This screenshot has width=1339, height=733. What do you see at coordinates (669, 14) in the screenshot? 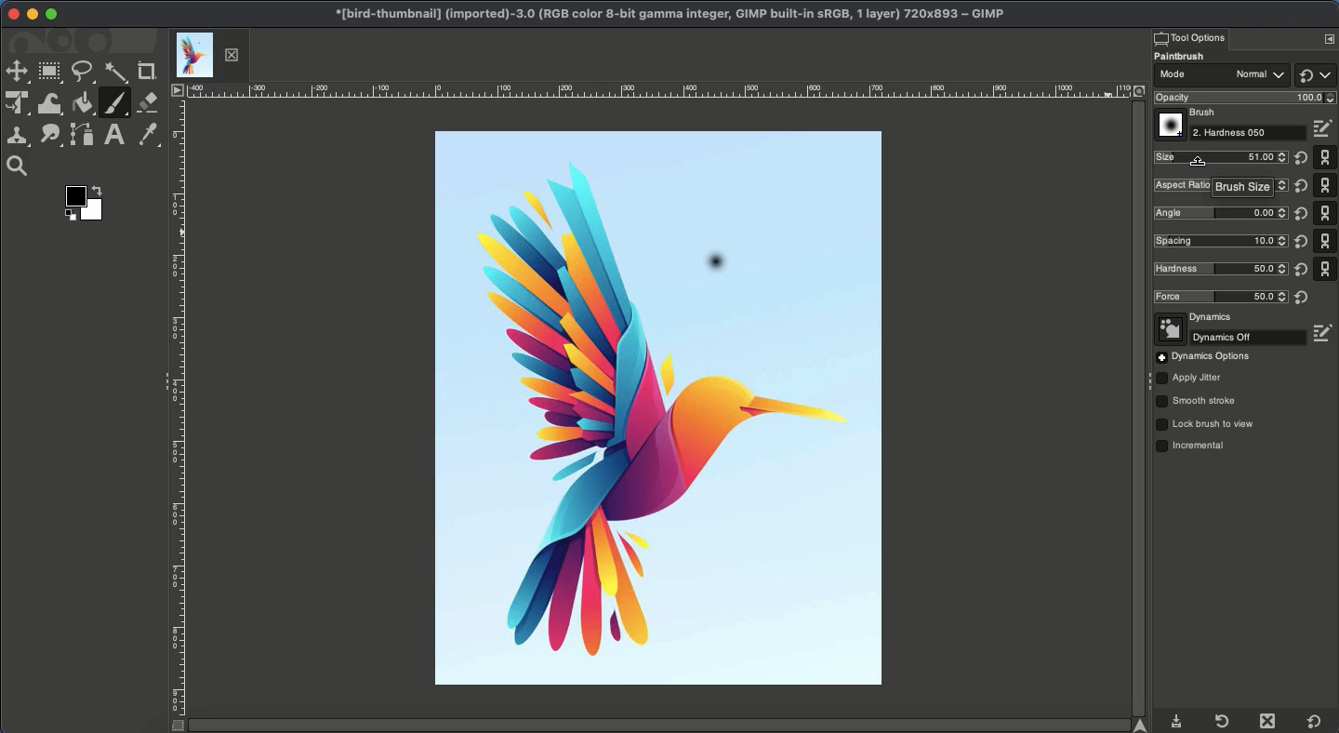
I see `GIMP project` at bounding box center [669, 14].